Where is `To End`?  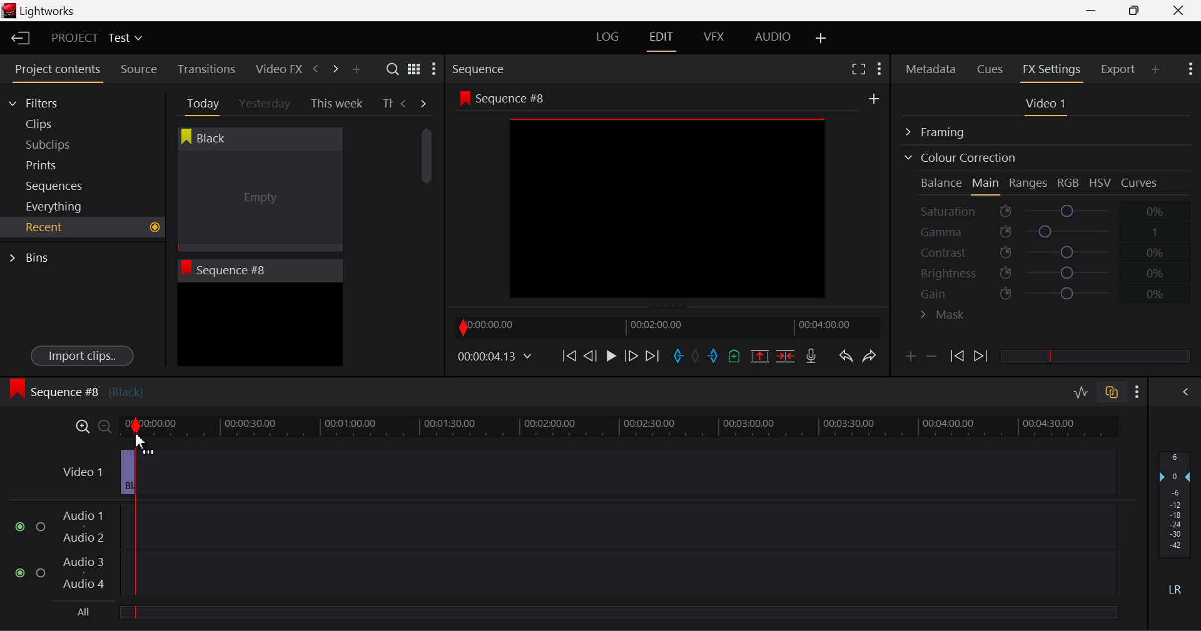
To End is located at coordinates (652, 356).